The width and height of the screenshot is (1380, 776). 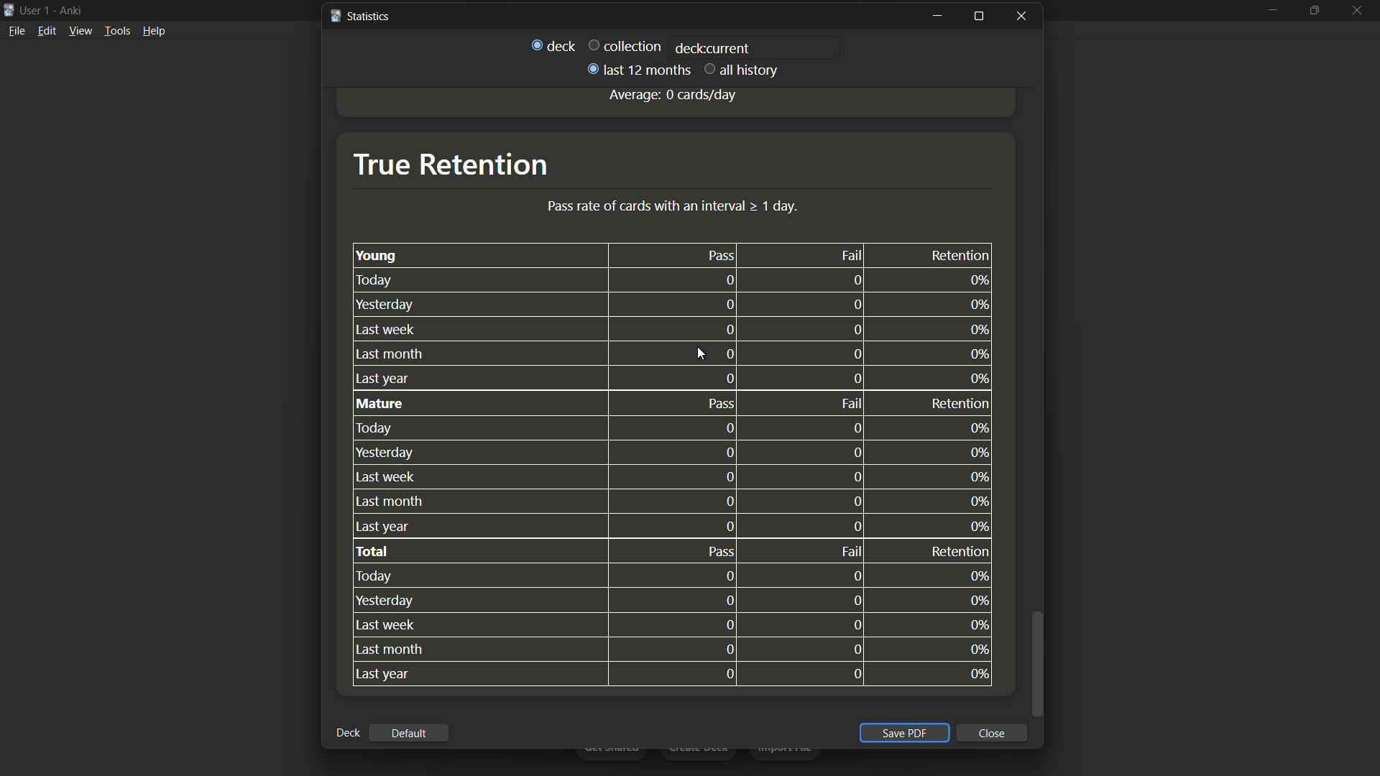 I want to click on minimize, so click(x=937, y=17).